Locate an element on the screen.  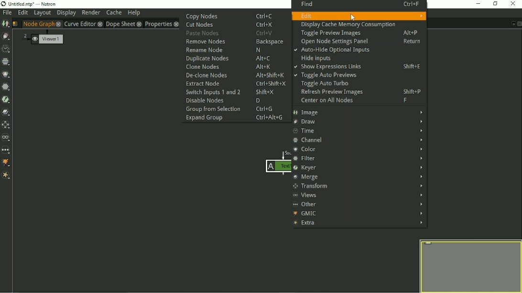
Image is located at coordinates (5, 24).